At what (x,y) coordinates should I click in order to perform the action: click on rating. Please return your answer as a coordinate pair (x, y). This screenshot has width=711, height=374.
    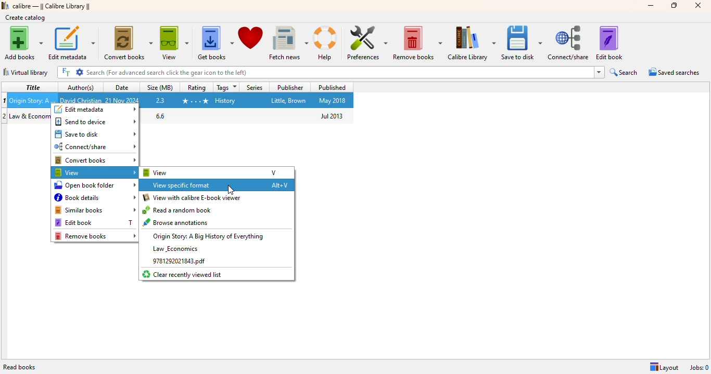
    Looking at the image, I should click on (196, 87).